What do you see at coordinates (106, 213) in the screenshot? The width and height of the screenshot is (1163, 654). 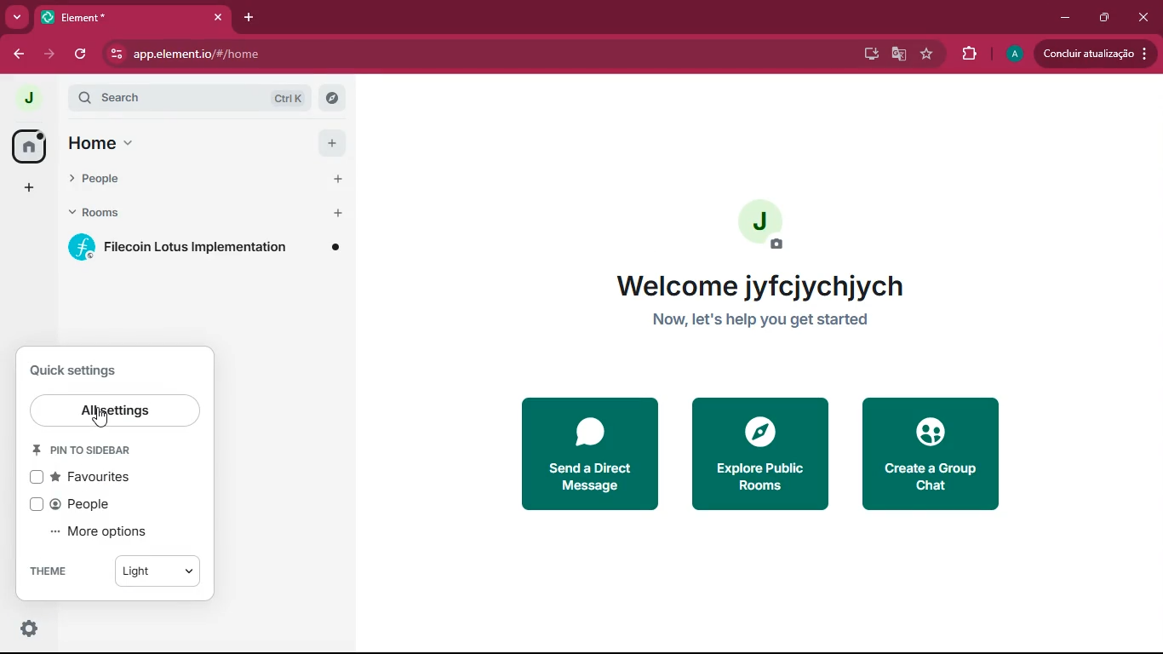 I see `rooms` at bounding box center [106, 213].